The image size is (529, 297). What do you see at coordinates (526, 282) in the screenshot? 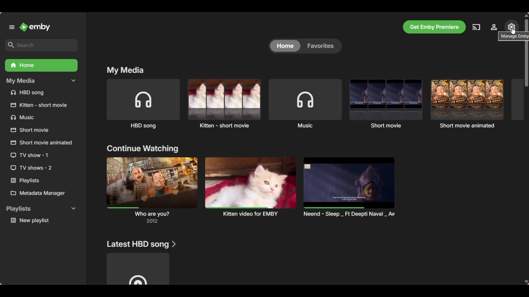
I see `Quick slide to bottom` at bounding box center [526, 282].